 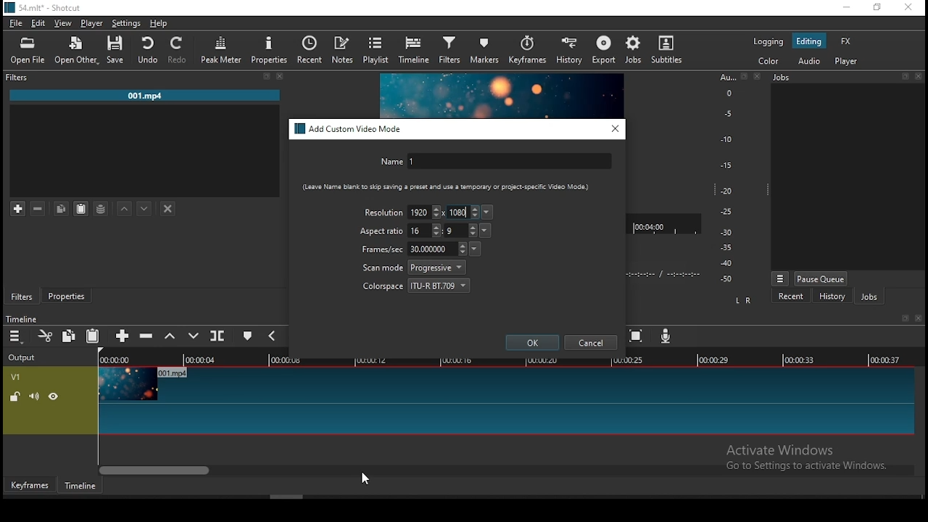 What do you see at coordinates (486, 231) in the screenshot?
I see `aspect ration presets` at bounding box center [486, 231].